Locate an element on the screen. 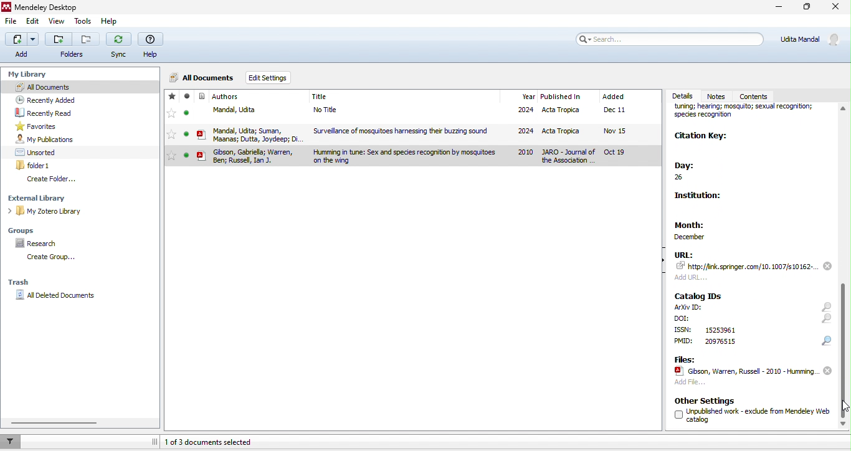 The width and height of the screenshot is (851, 451). icon is located at coordinates (202, 116).